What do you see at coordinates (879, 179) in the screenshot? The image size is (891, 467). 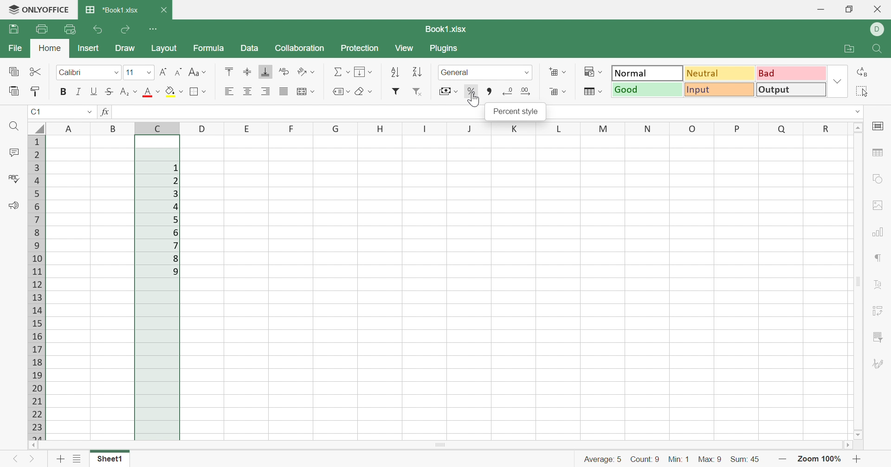 I see `Shape settings` at bounding box center [879, 179].